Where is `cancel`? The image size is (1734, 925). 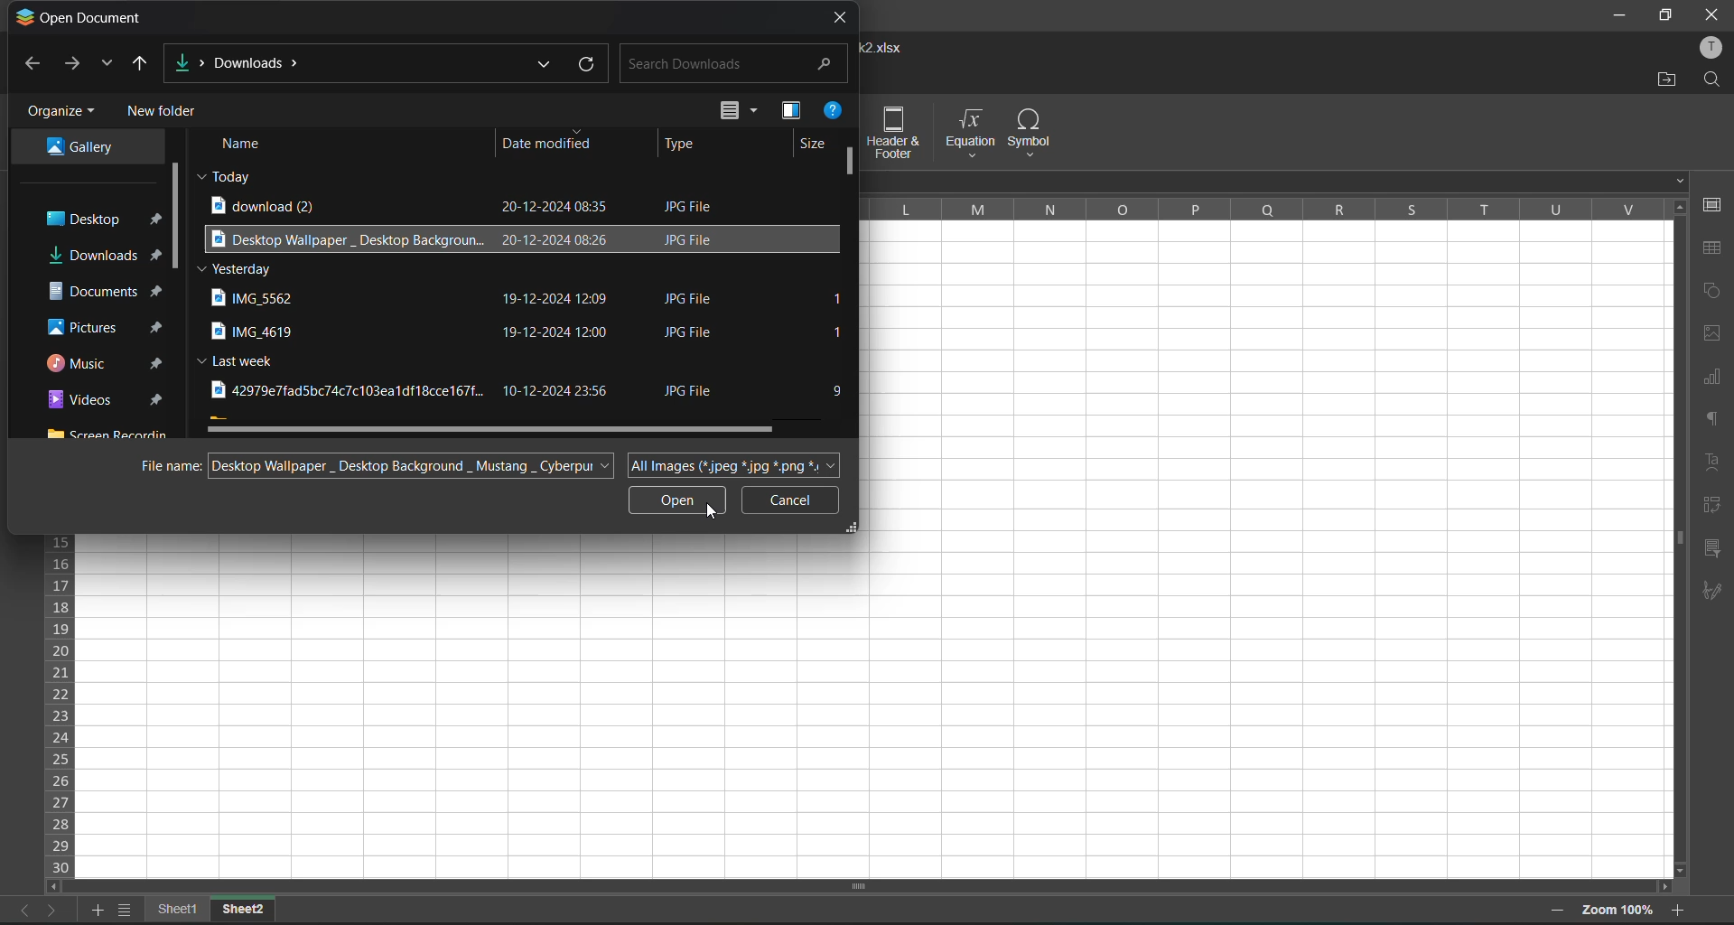 cancel is located at coordinates (788, 500).